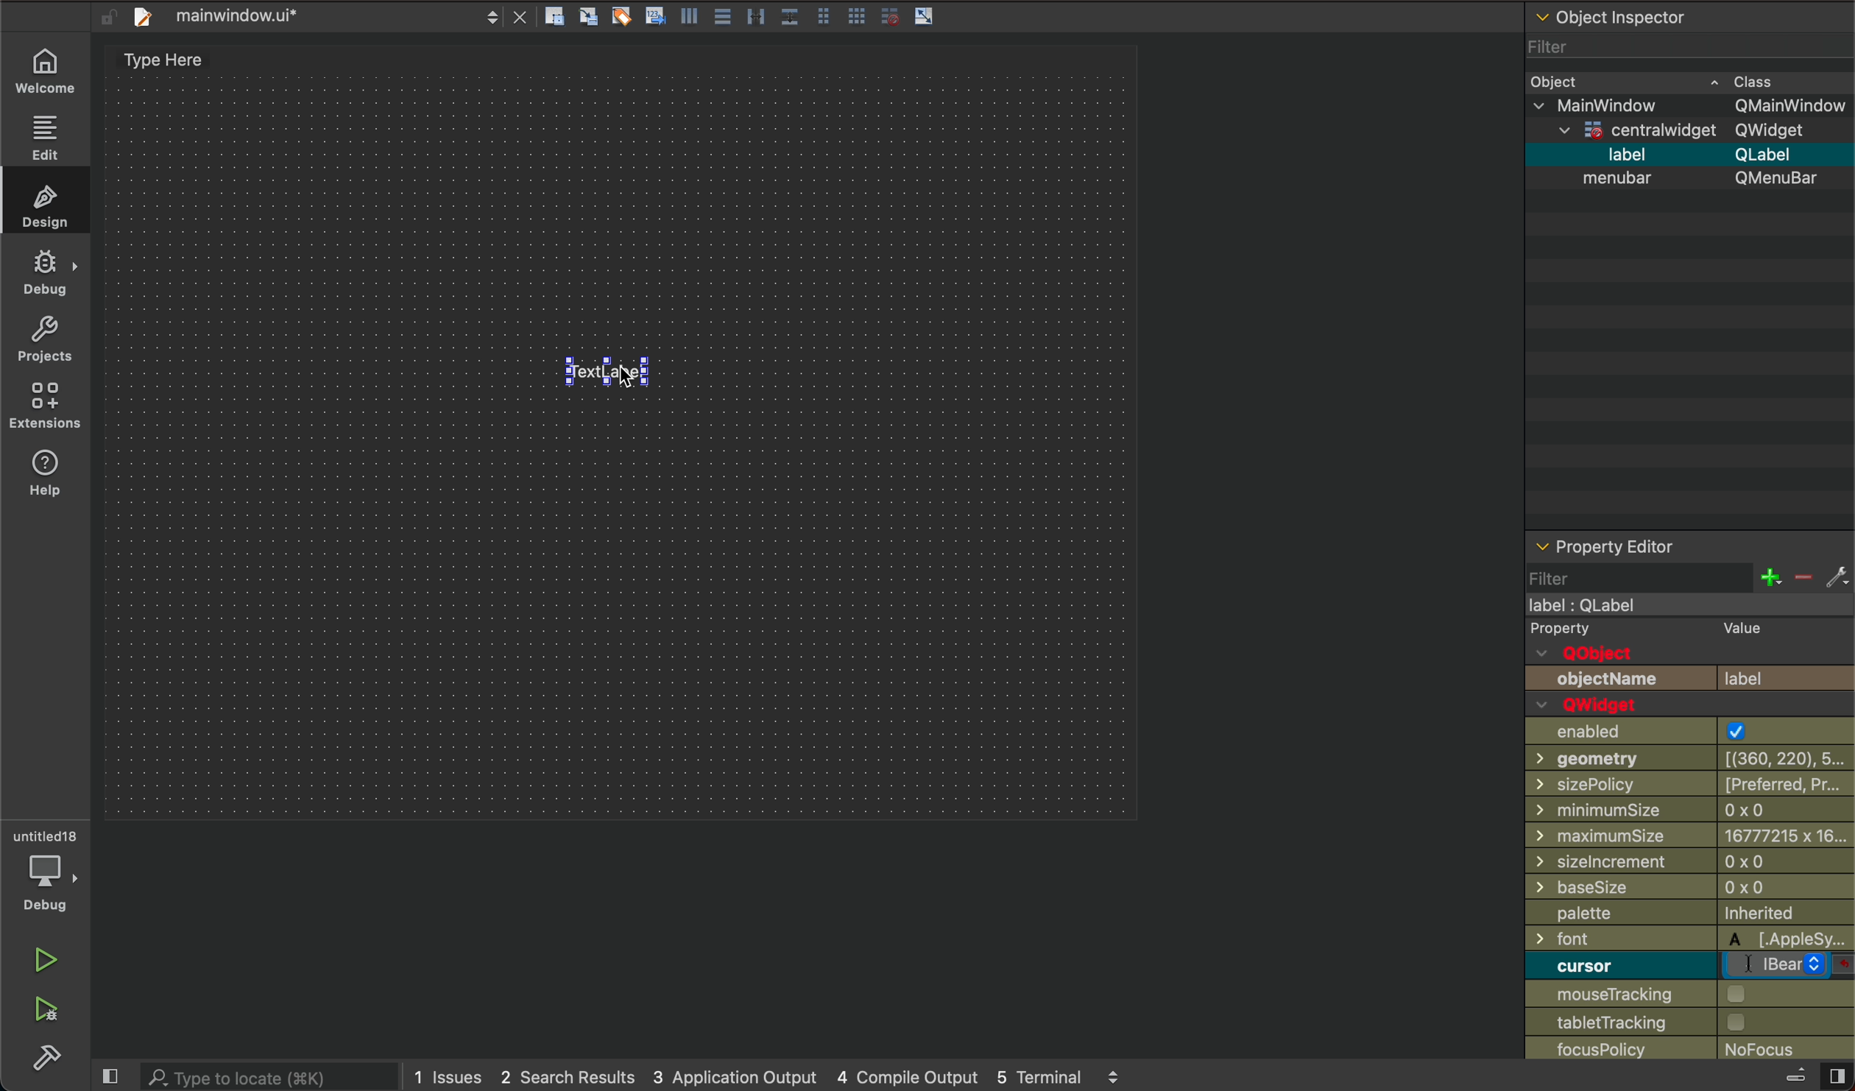 The image size is (1855, 1091). What do you see at coordinates (749, 15) in the screenshot?
I see `layout actions` at bounding box center [749, 15].